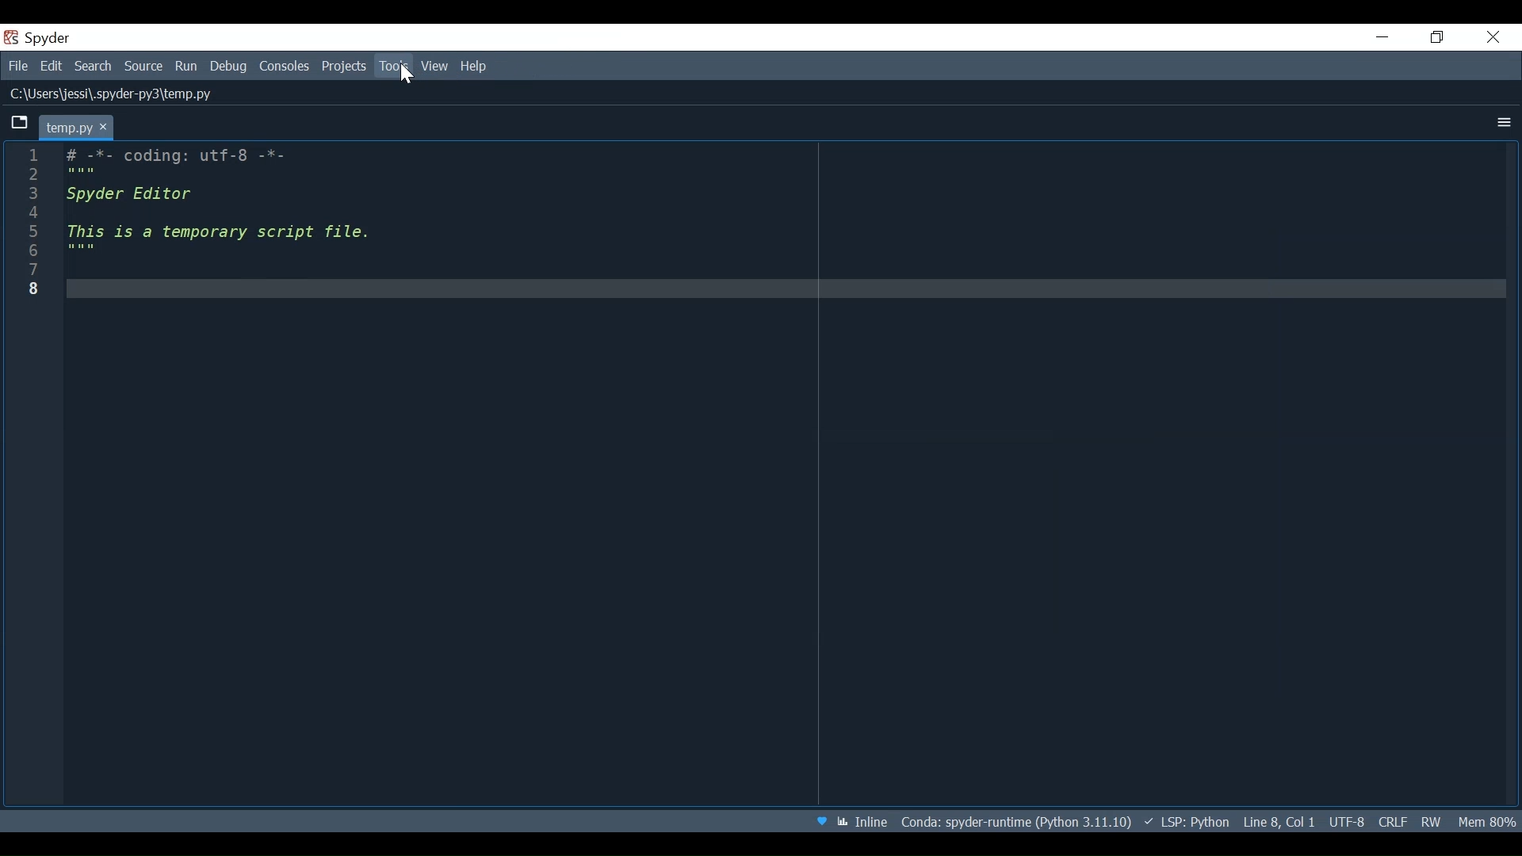 The height and width of the screenshot is (856, 1522). I want to click on Memory Usage, so click(1486, 822).